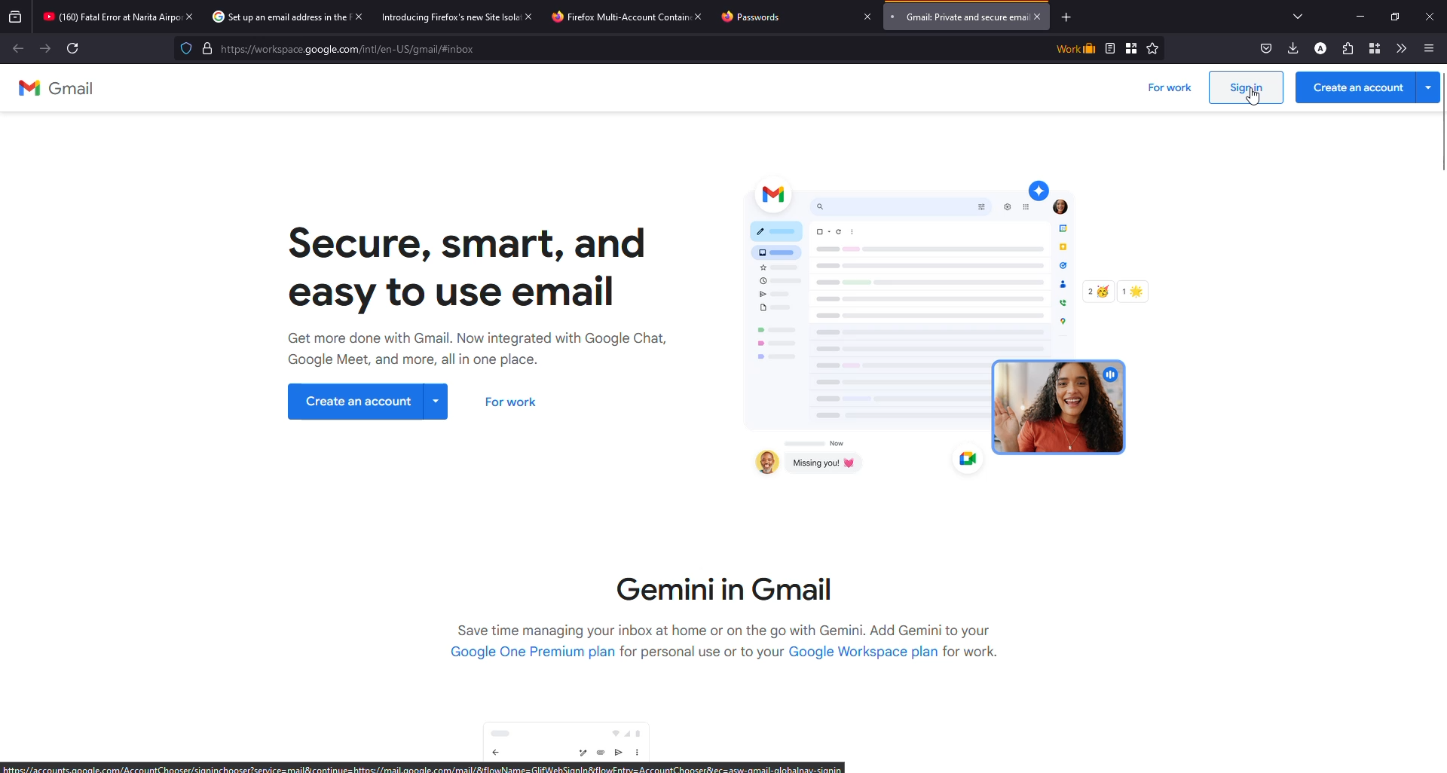 Image resolution: width=1447 pixels, height=773 pixels. I want to click on send, so click(618, 753).